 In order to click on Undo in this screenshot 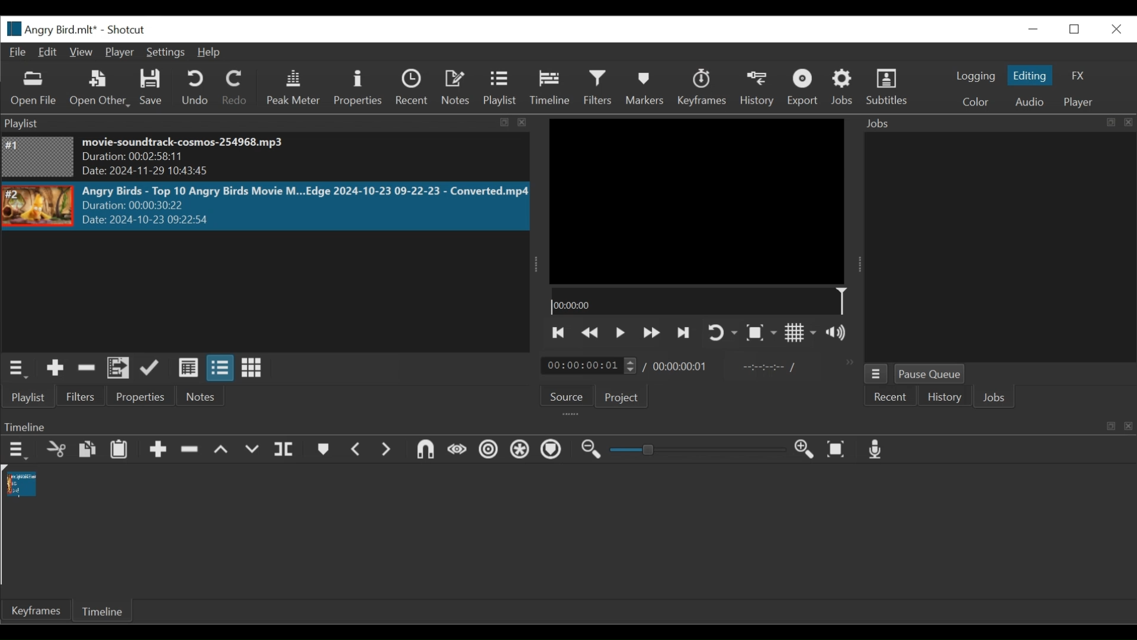, I will do `click(196, 88)`.